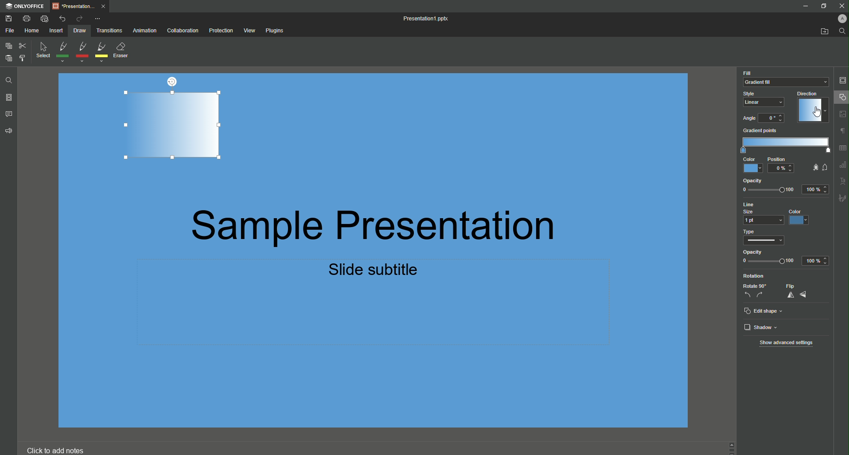 The width and height of the screenshot is (849, 455). Describe the element at coordinates (22, 45) in the screenshot. I see `Cut` at that location.